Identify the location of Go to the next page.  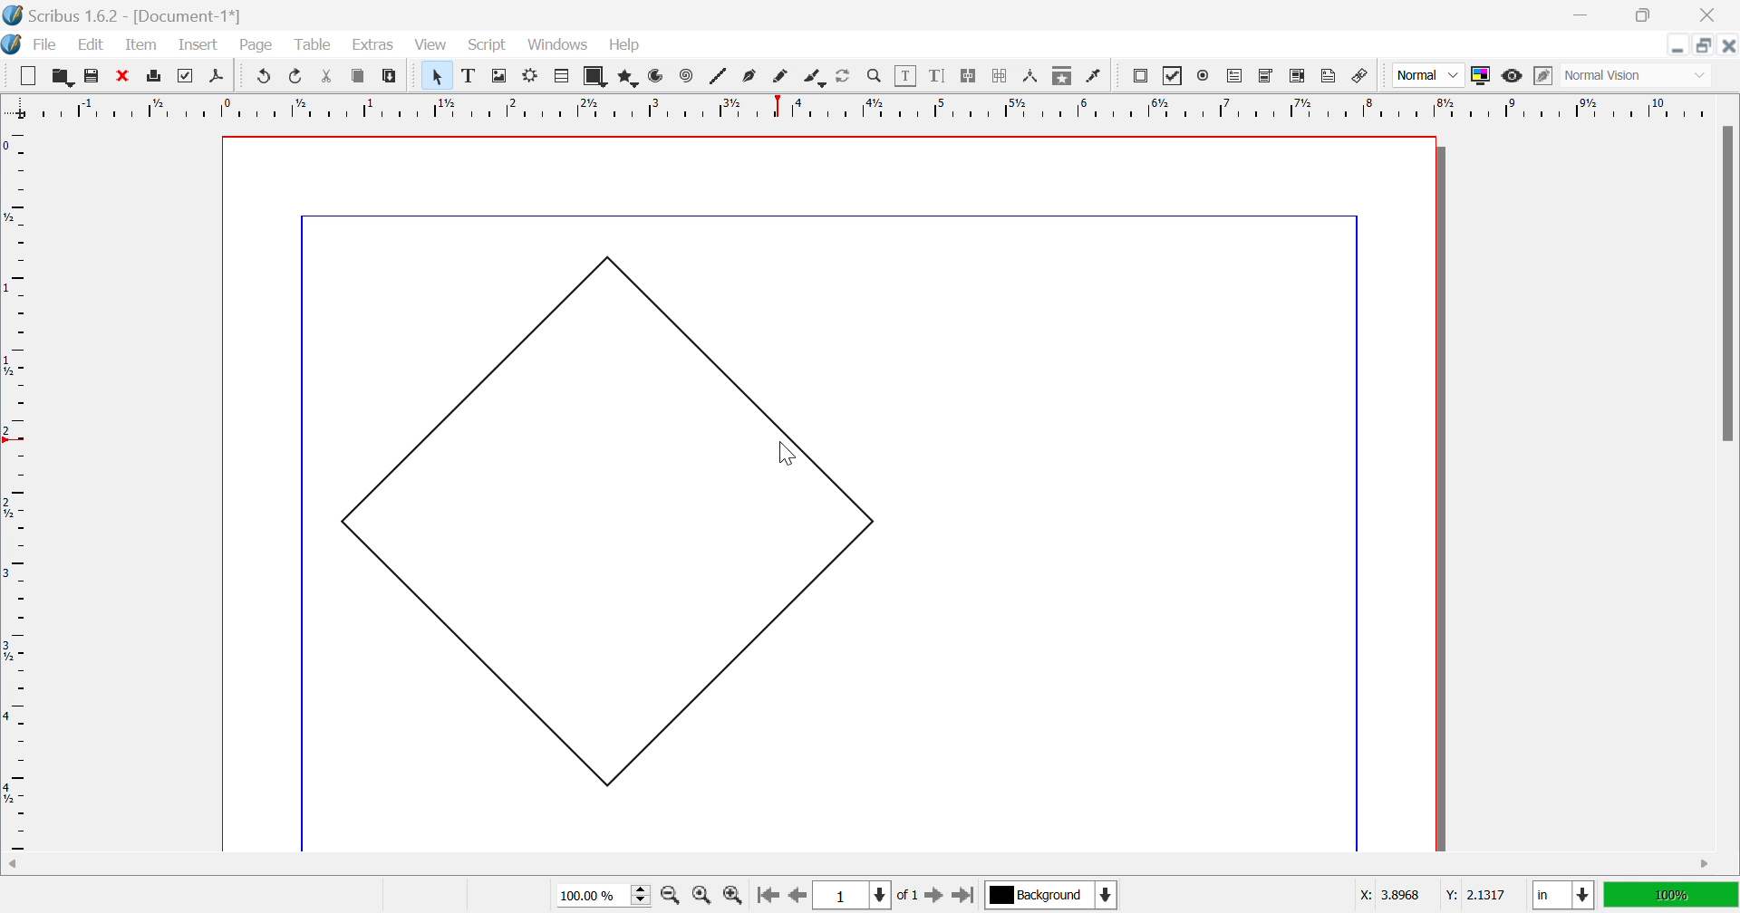
(936, 899).